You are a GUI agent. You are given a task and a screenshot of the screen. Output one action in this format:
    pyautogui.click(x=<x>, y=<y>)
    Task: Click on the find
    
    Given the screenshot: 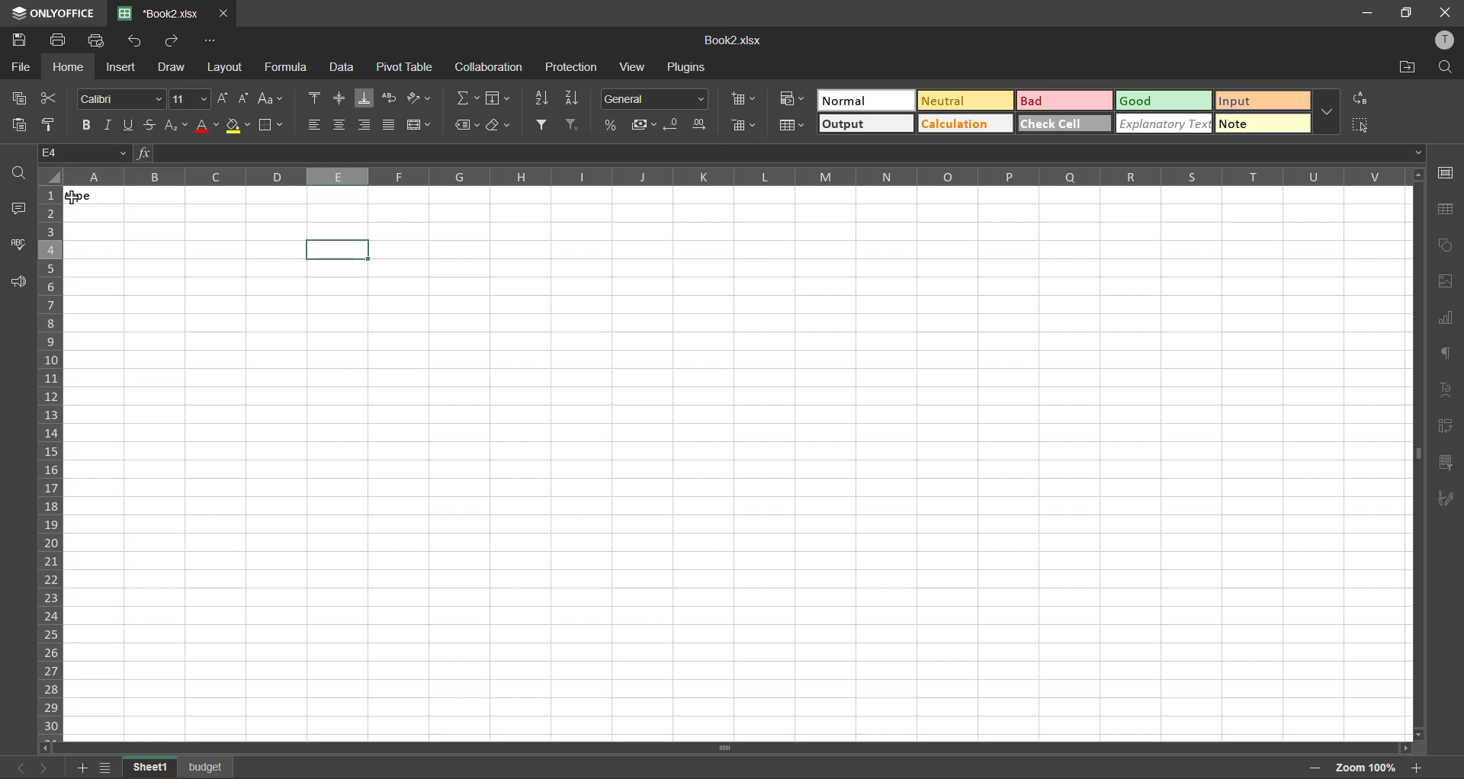 What is the action you would take?
    pyautogui.click(x=1445, y=68)
    